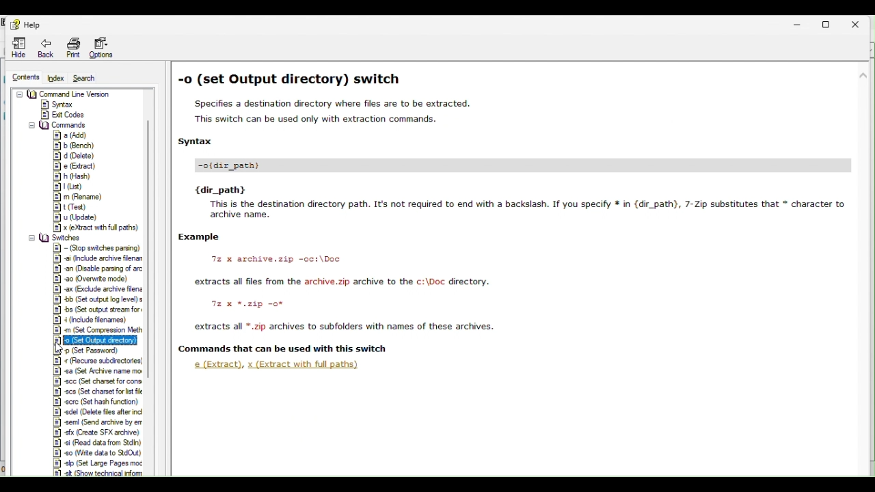  Describe the element at coordinates (98, 331) in the screenshot. I see `Set compression method` at that location.